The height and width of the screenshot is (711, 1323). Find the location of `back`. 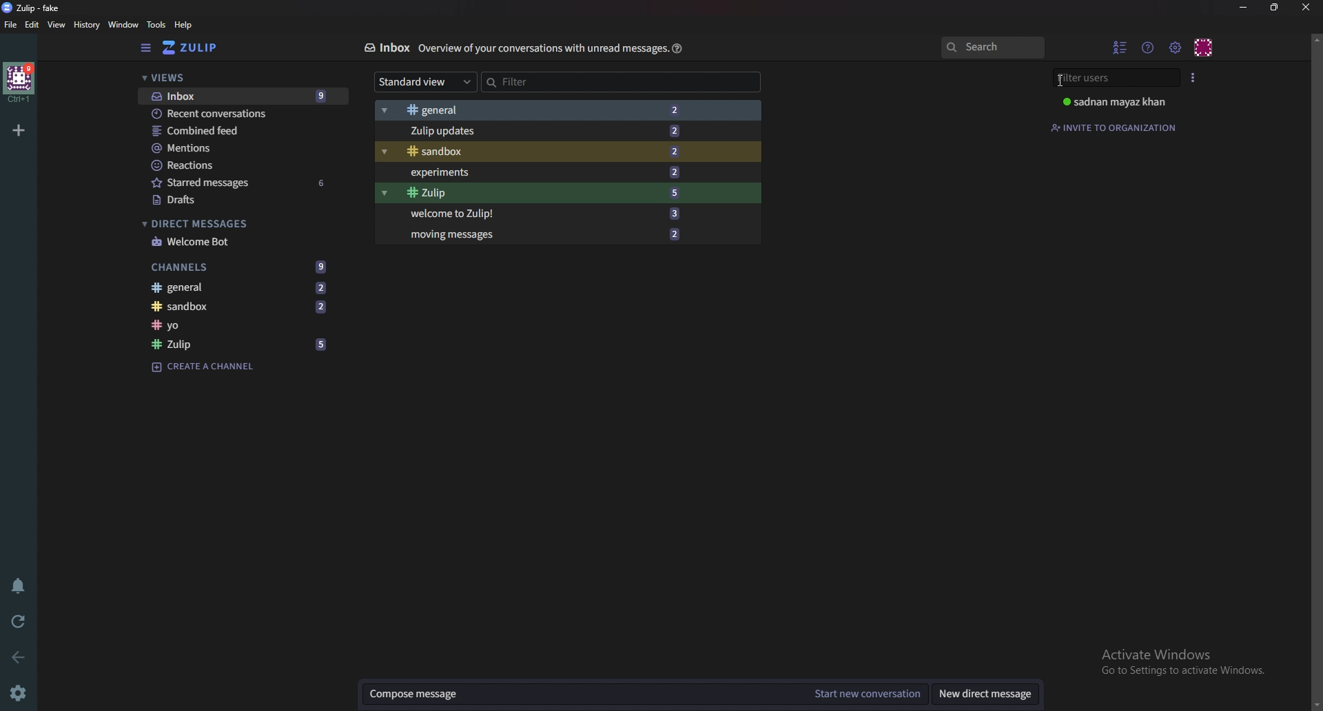

back is located at coordinates (15, 657).